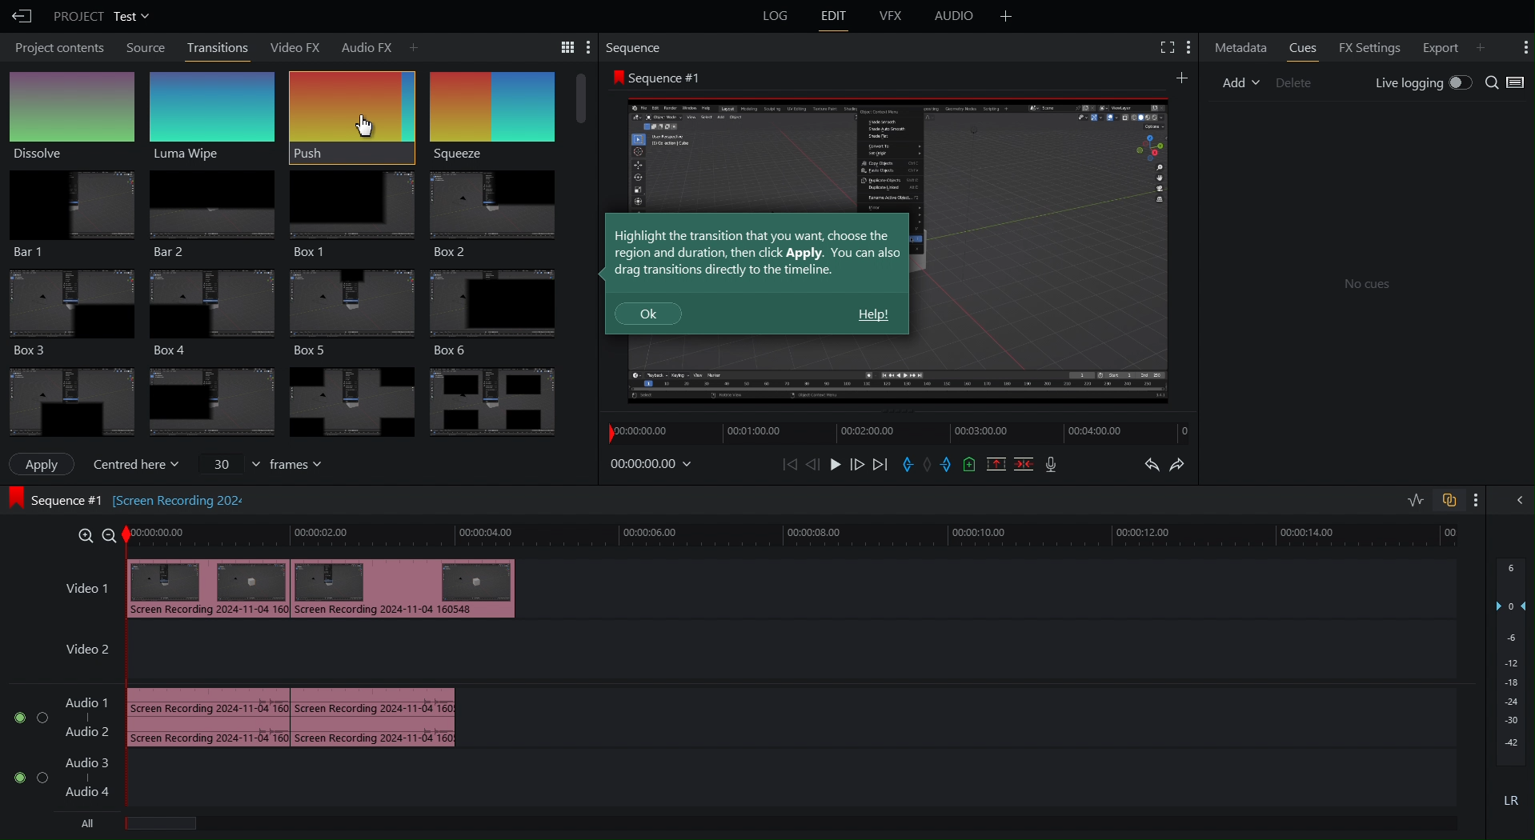 The height and width of the screenshot is (840, 1535). What do you see at coordinates (494, 215) in the screenshot?
I see `Box 2` at bounding box center [494, 215].